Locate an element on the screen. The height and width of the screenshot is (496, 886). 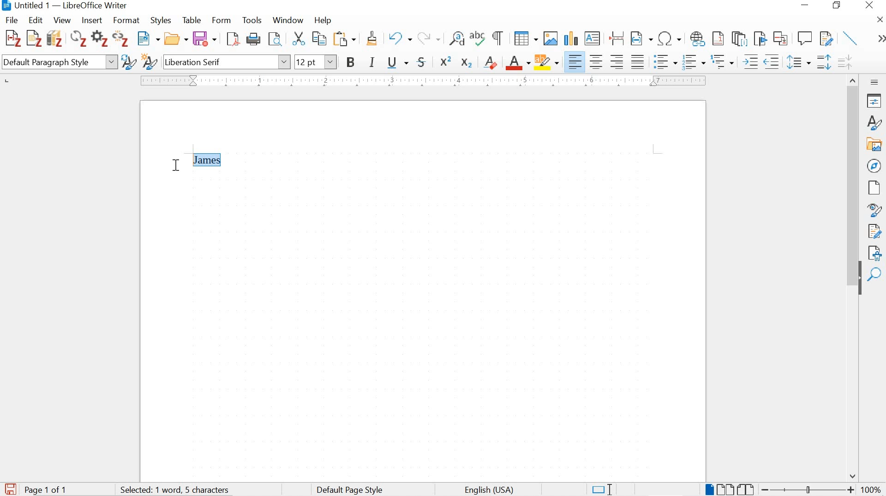
superscript is located at coordinates (447, 61).